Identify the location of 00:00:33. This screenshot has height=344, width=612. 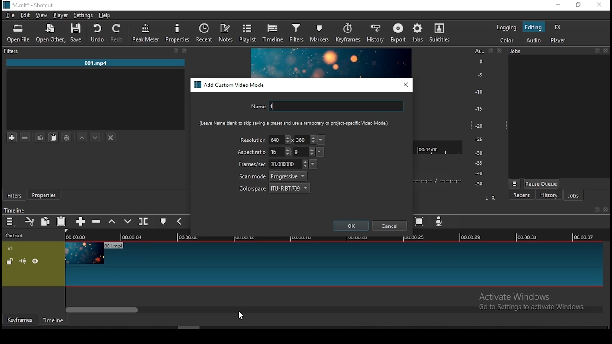
(527, 236).